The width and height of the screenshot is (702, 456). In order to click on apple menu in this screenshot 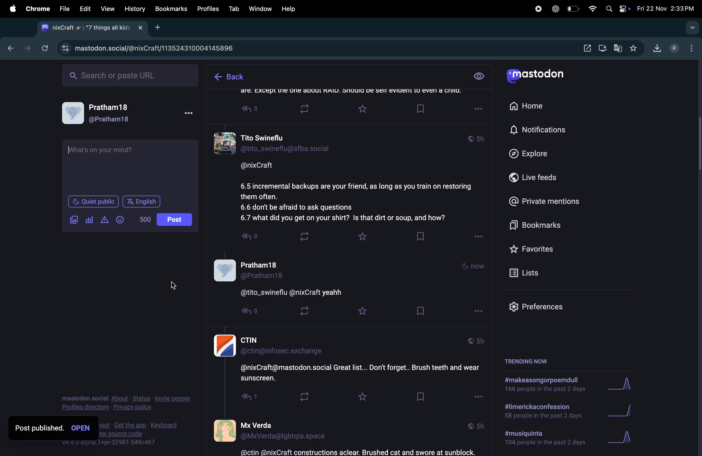, I will do `click(10, 9)`.